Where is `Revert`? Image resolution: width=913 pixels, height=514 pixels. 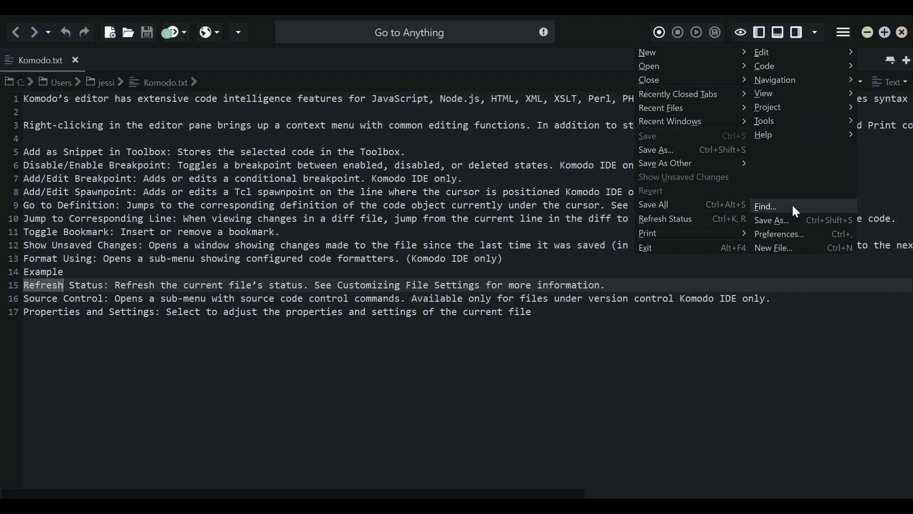
Revert is located at coordinates (693, 190).